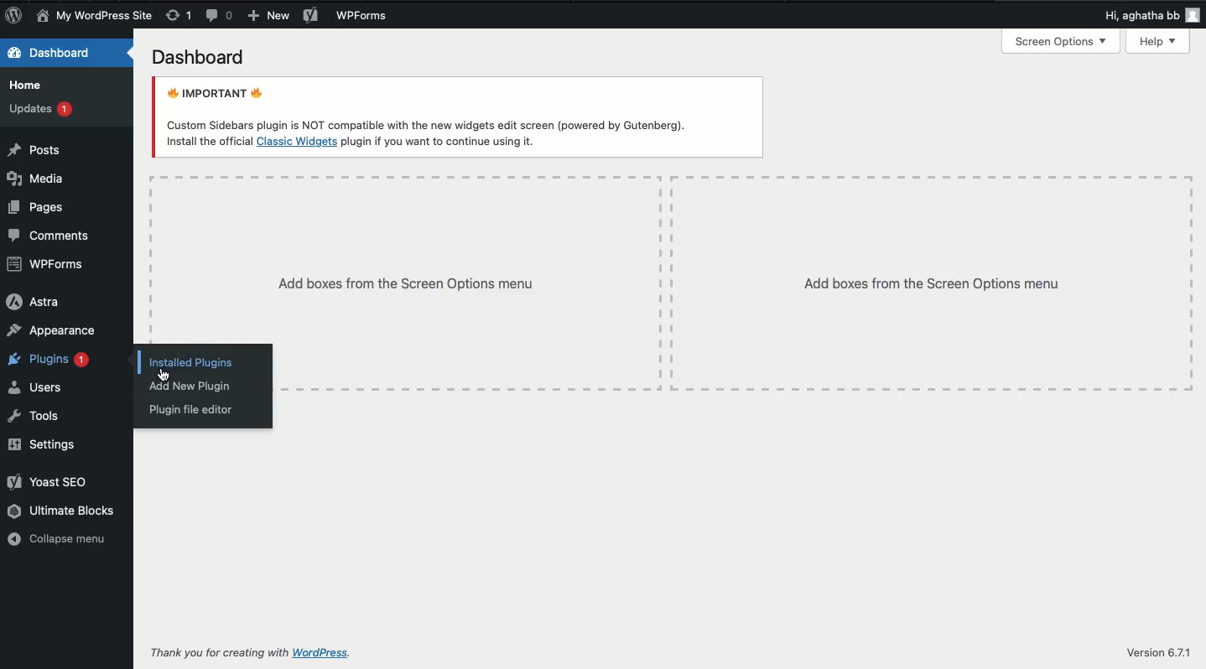 This screenshot has width=1206, height=669. I want to click on Screen options , so click(1062, 42).